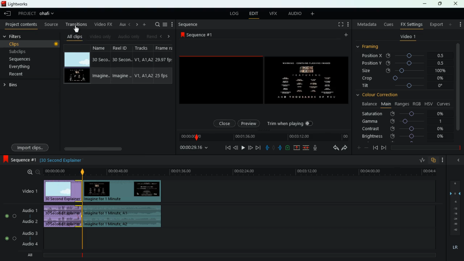  Describe the element at coordinates (380, 95) in the screenshot. I see `colour correction` at that location.